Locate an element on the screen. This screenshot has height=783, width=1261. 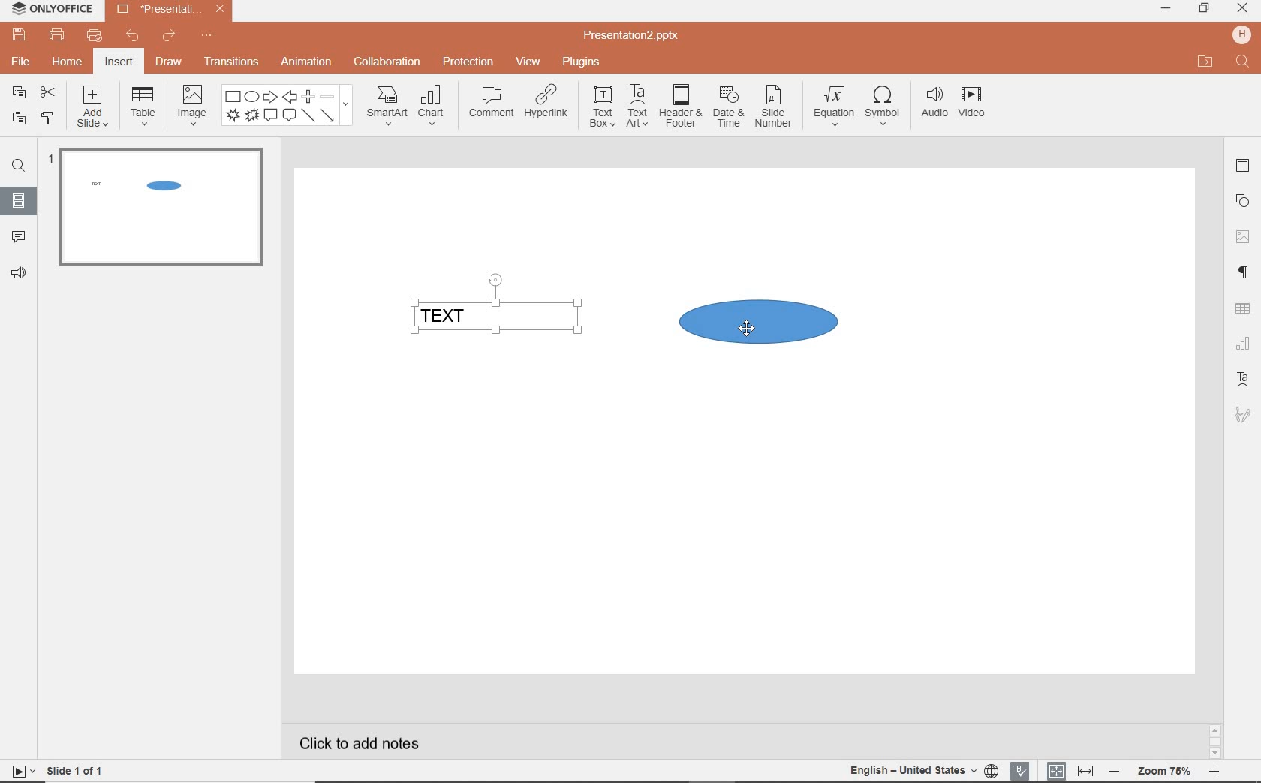
table is located at coordinates (141, 106).